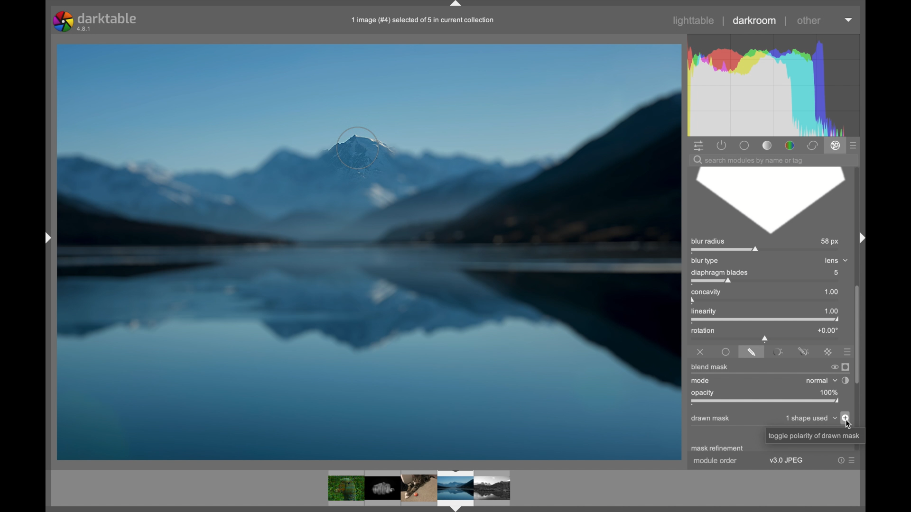 This screenshot has height=512, width=911. I want to click on toggle polarity of drawn mask, so click(846, 418).